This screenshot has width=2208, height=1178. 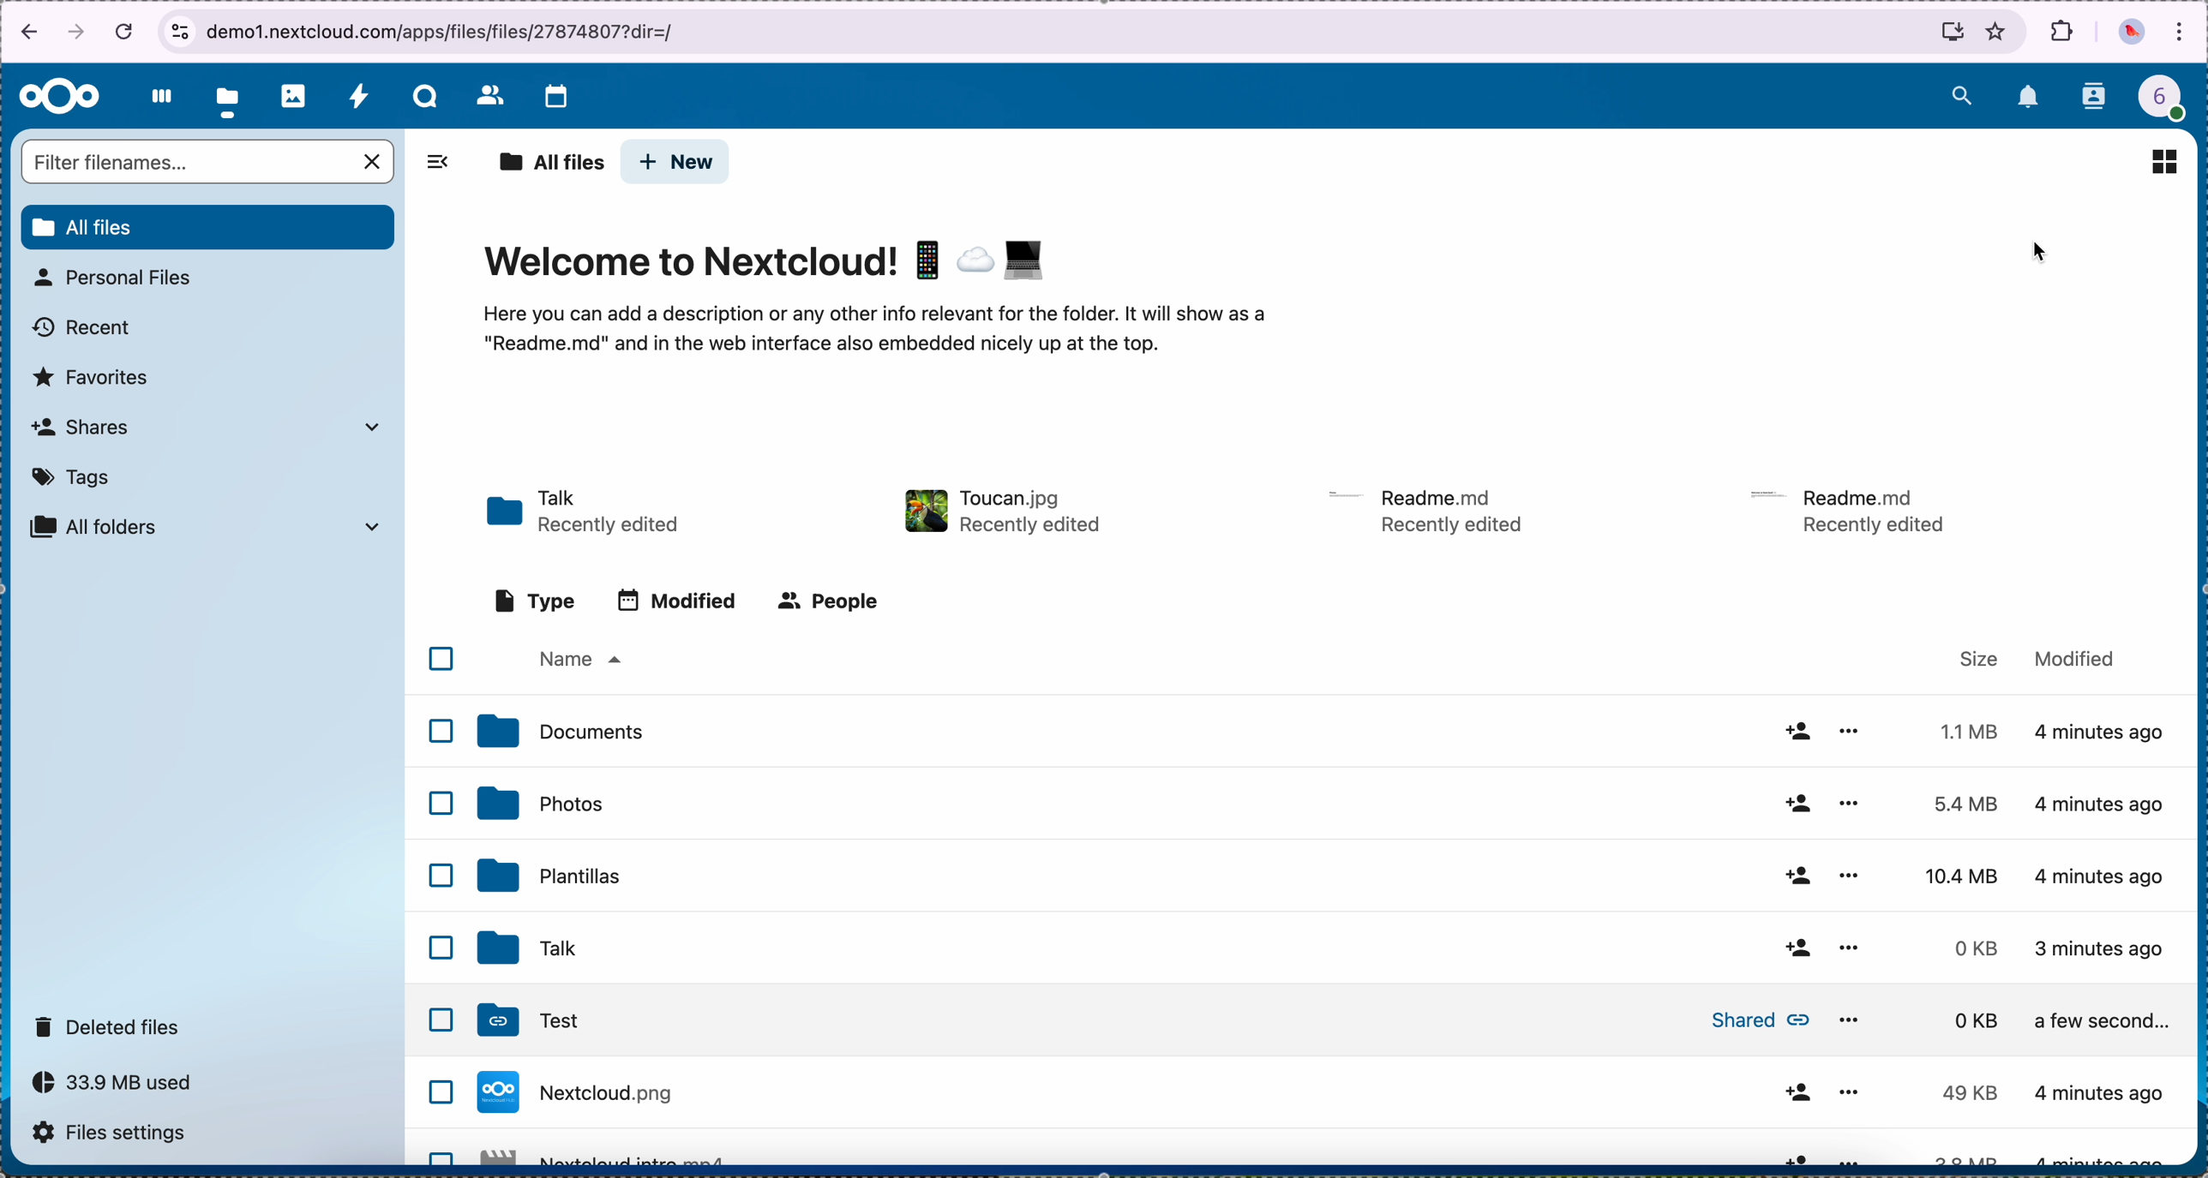 I want to click on more options, so click(x=1846, y=873).